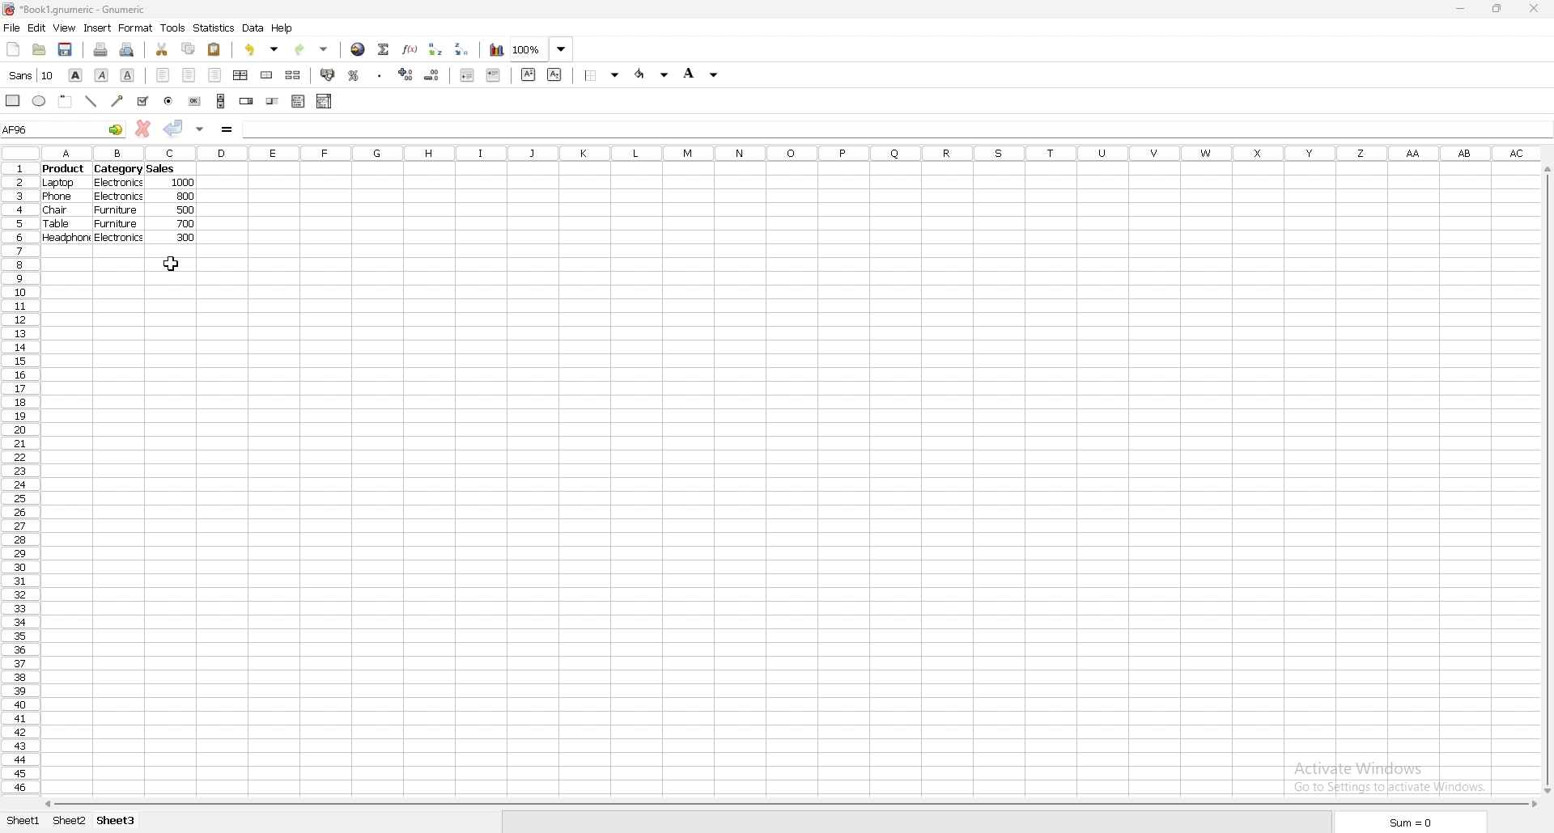 The height and width of the screenshot is (833, 1554). Describe the element at coordinates (410, 49) in the screenshot. I see `functions` at that location.